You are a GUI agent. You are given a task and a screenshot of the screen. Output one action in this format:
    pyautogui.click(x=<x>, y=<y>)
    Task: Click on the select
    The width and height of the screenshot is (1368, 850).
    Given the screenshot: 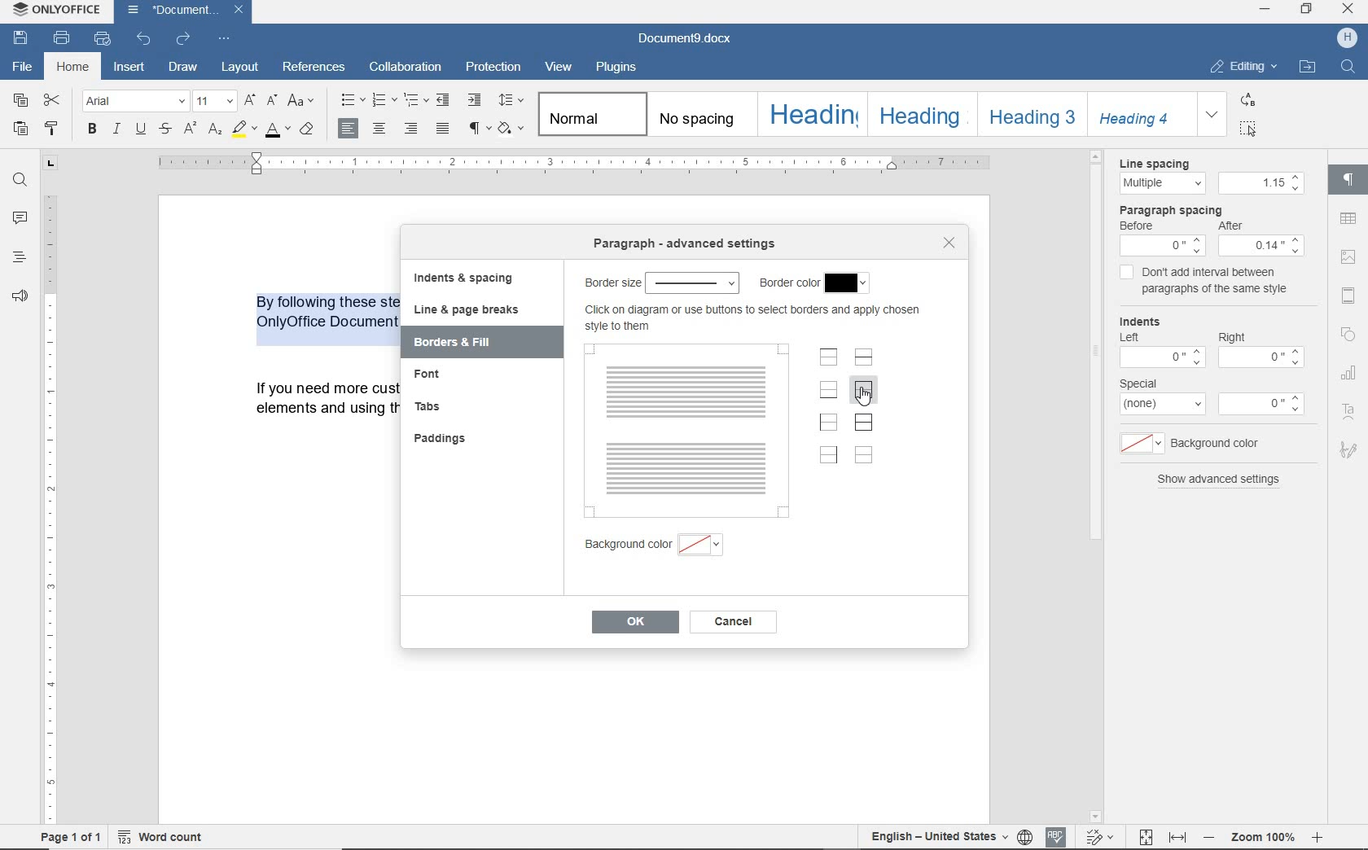 What is the action you would take?
    pyautogui.click(x=849, y=283)
    